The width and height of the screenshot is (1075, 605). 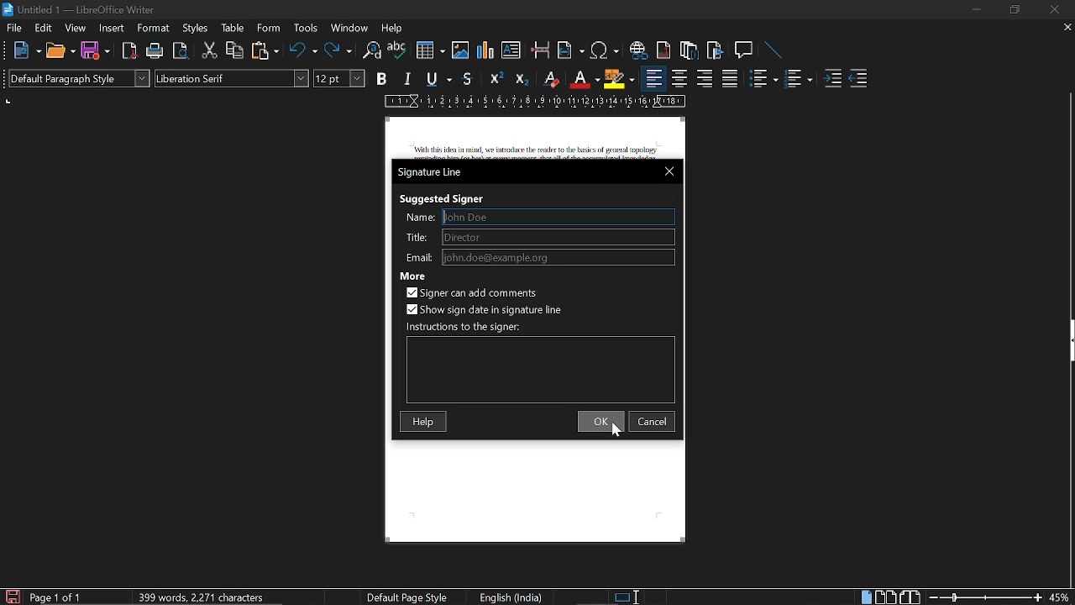 I want to click on copy, so click(x=235, y=50).